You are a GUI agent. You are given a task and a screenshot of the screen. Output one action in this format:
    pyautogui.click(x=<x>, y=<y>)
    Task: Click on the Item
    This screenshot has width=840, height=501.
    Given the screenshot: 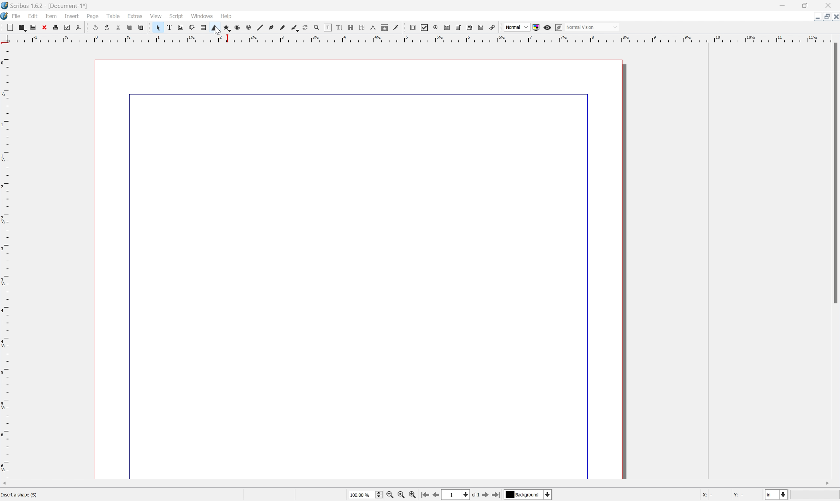 What is the action you would take?
    pyautogui.click(x=50, y=16)
    